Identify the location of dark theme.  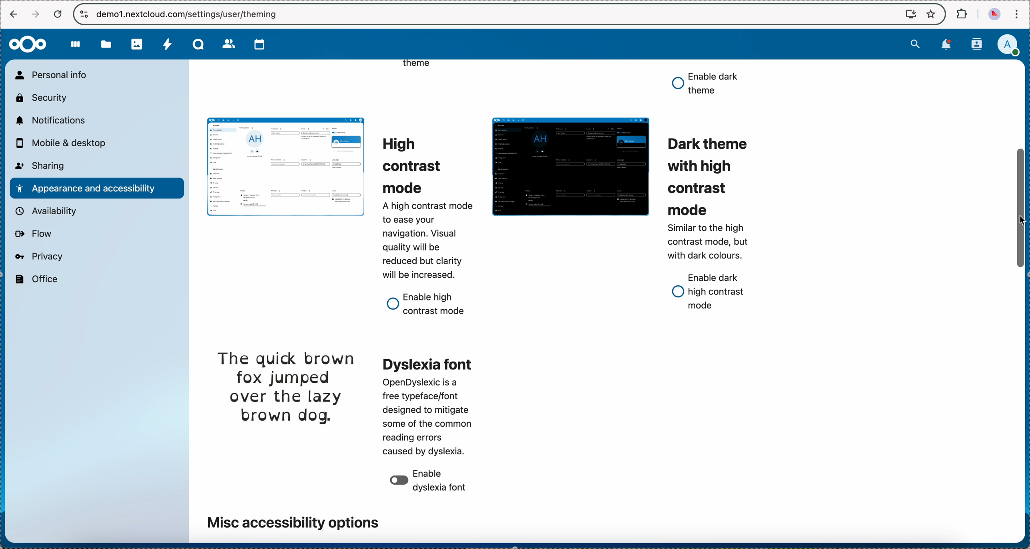
(705, 175).